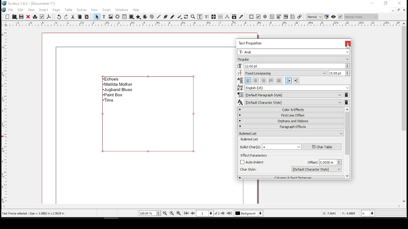 This screenshot has height=229, width=408. I want to click on text frame selected: size = 3.5882 x 2.9529 in, so click(35, 213).